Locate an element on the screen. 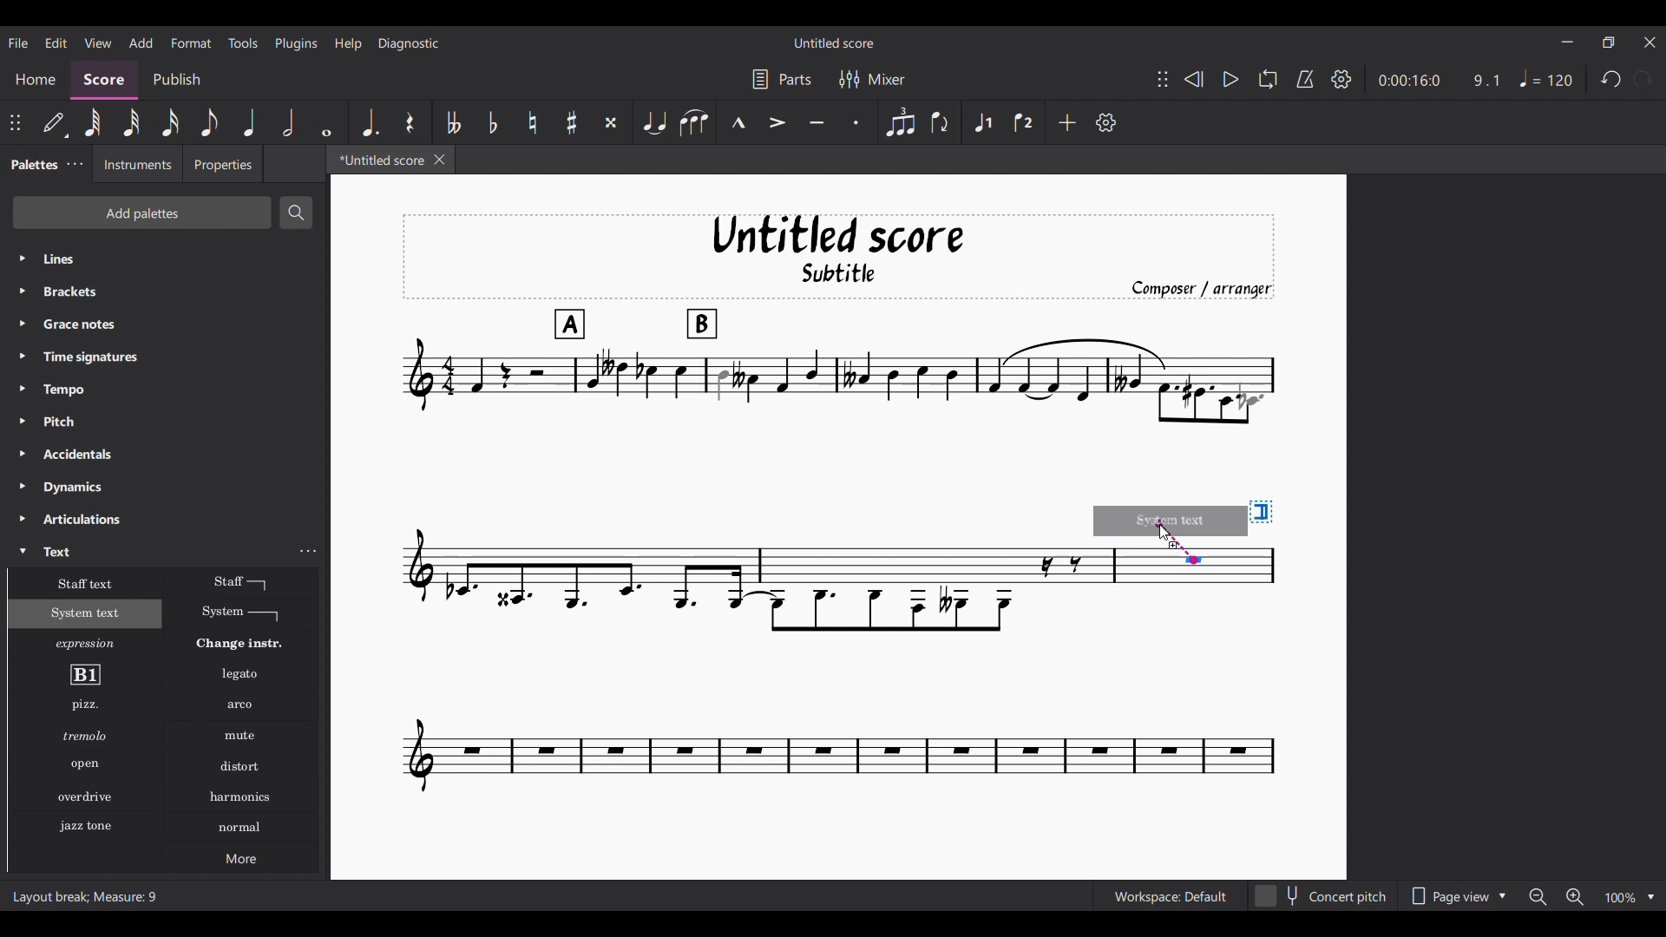  Rest is located at coordinates (410, 122).